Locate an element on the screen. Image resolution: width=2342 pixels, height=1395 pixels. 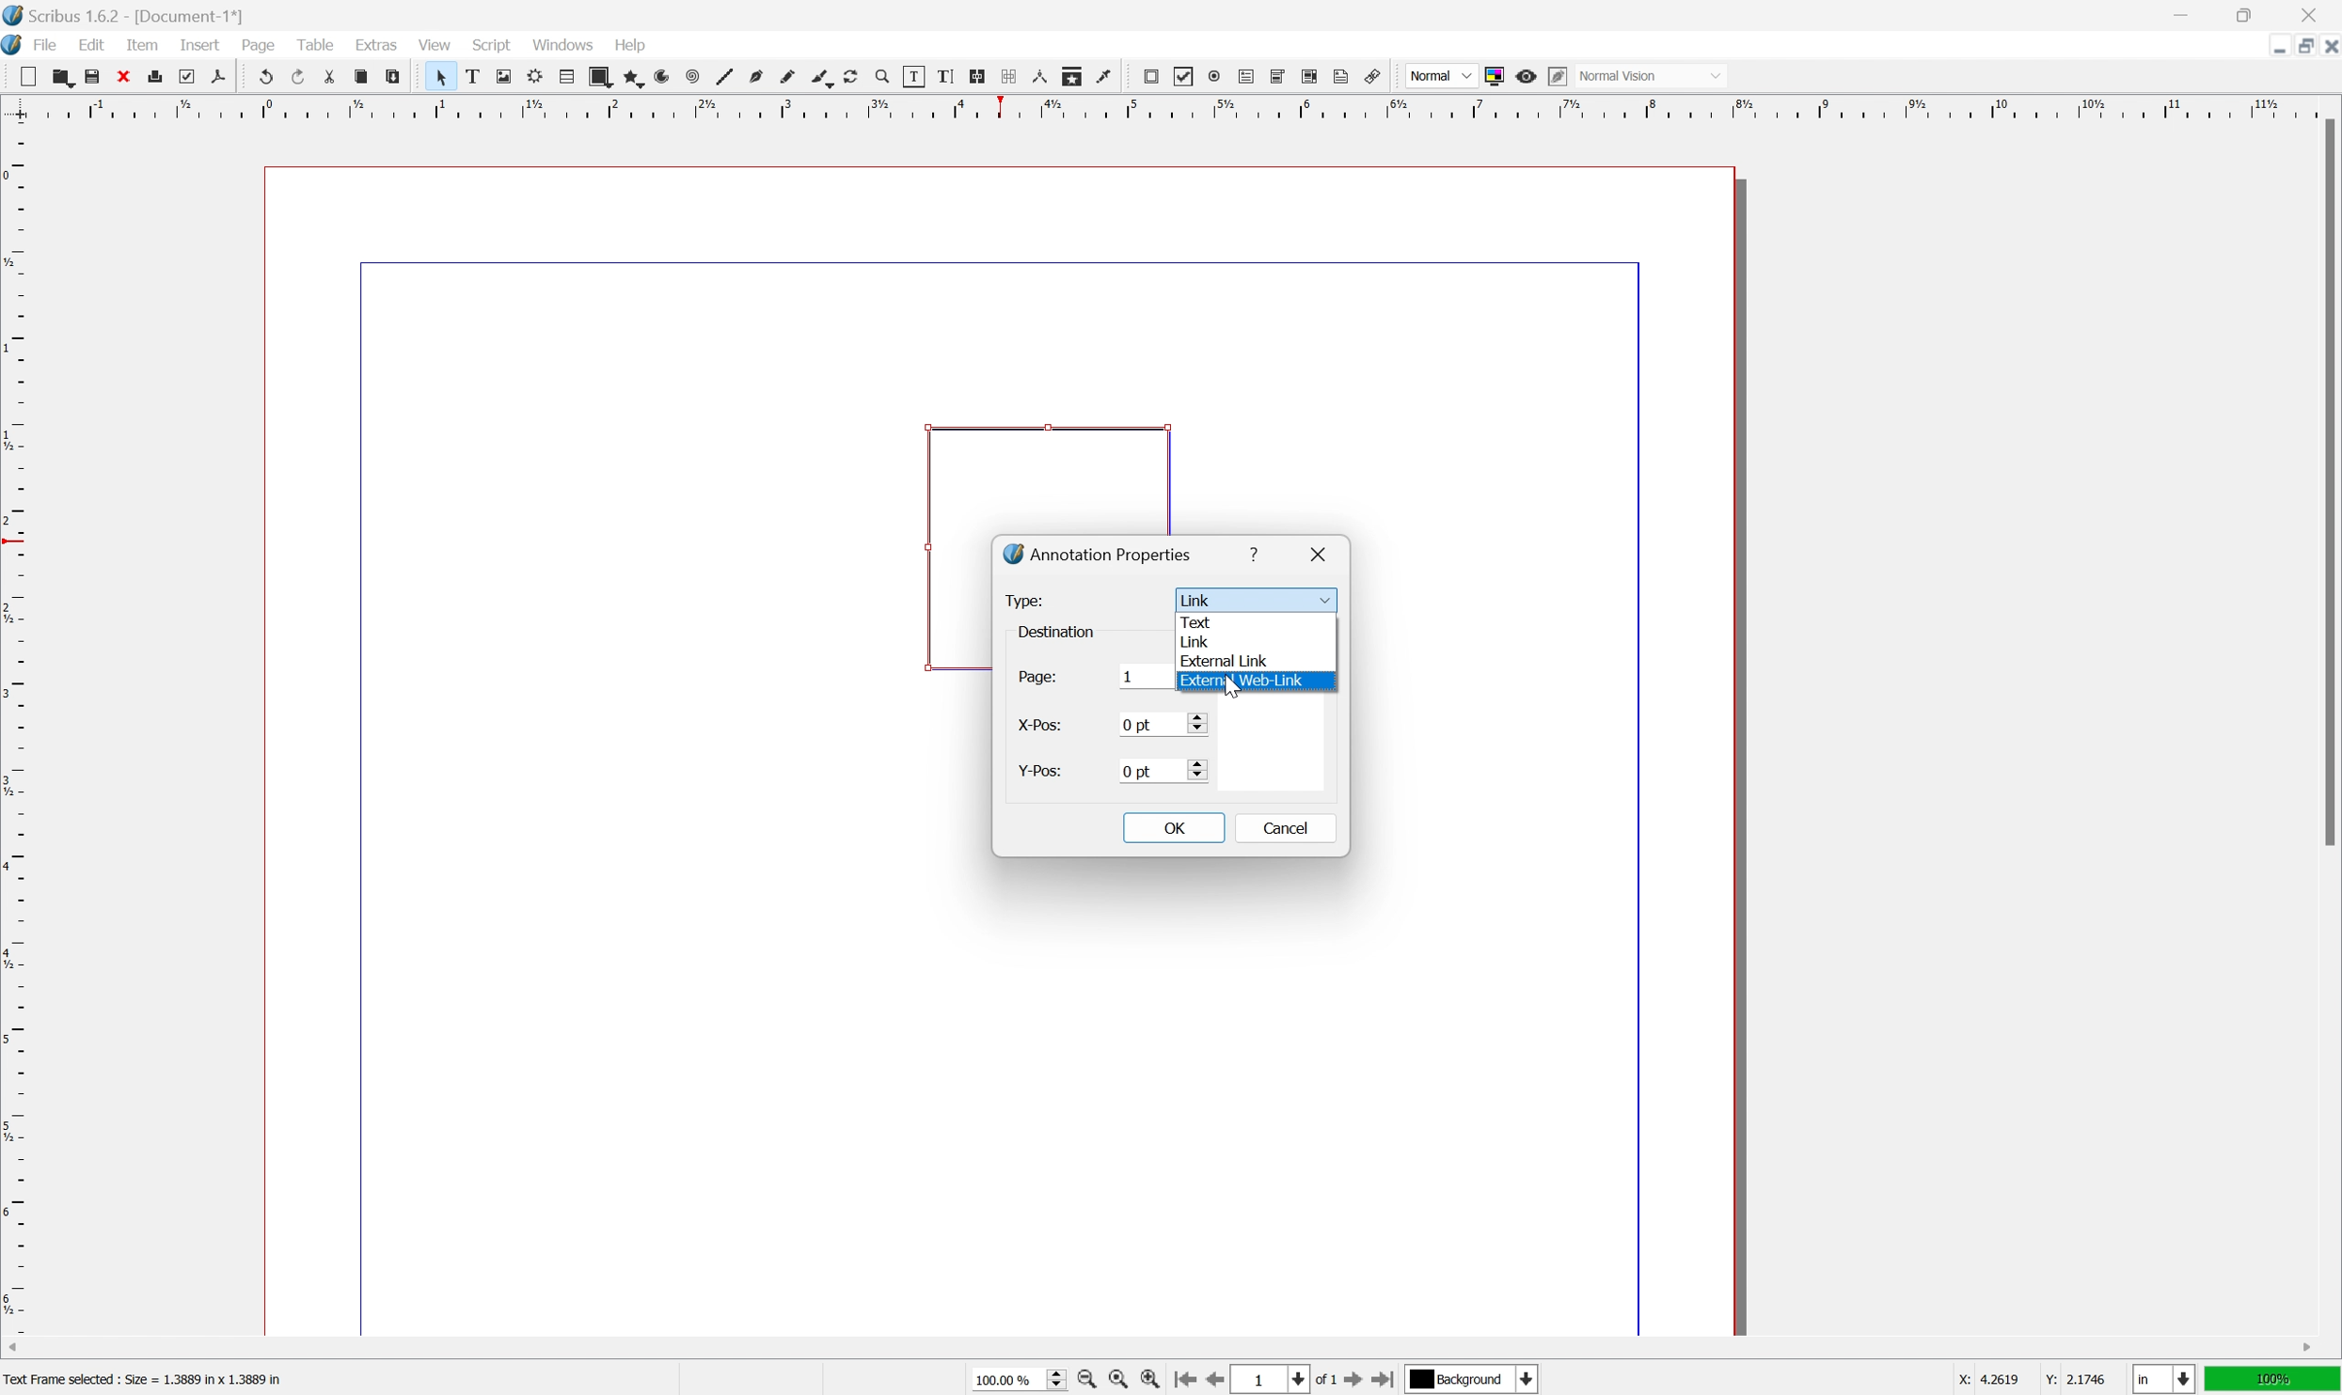
cancel is located at coordinates (1282, 828).